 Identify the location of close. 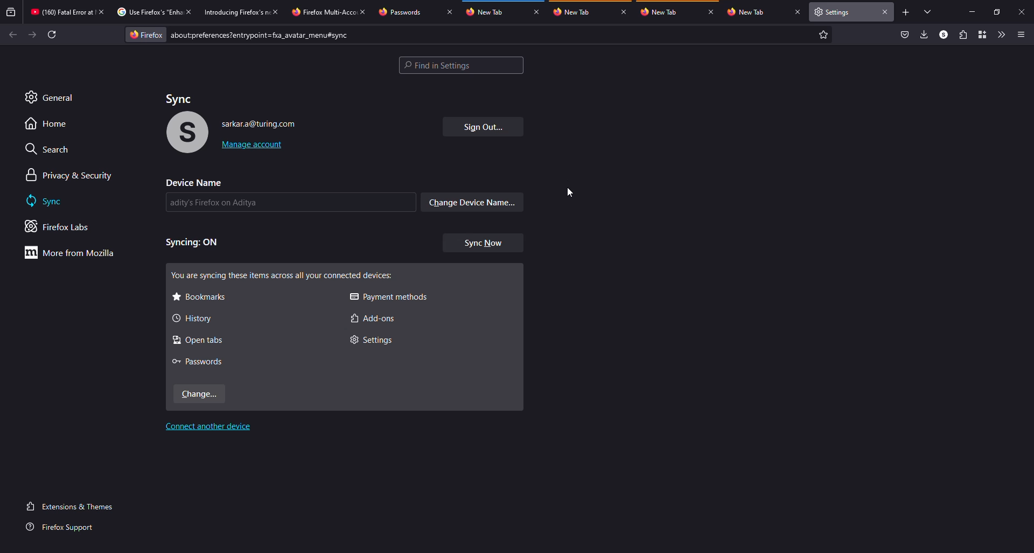
(711, 12).